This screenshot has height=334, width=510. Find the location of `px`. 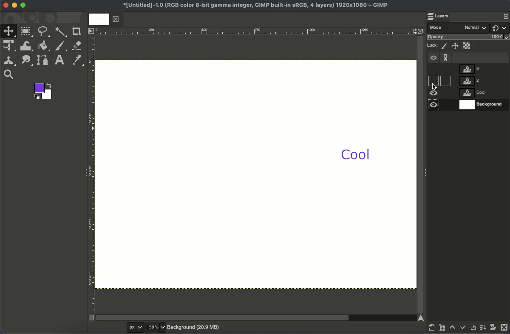

px is located at coordinates (129, 327).